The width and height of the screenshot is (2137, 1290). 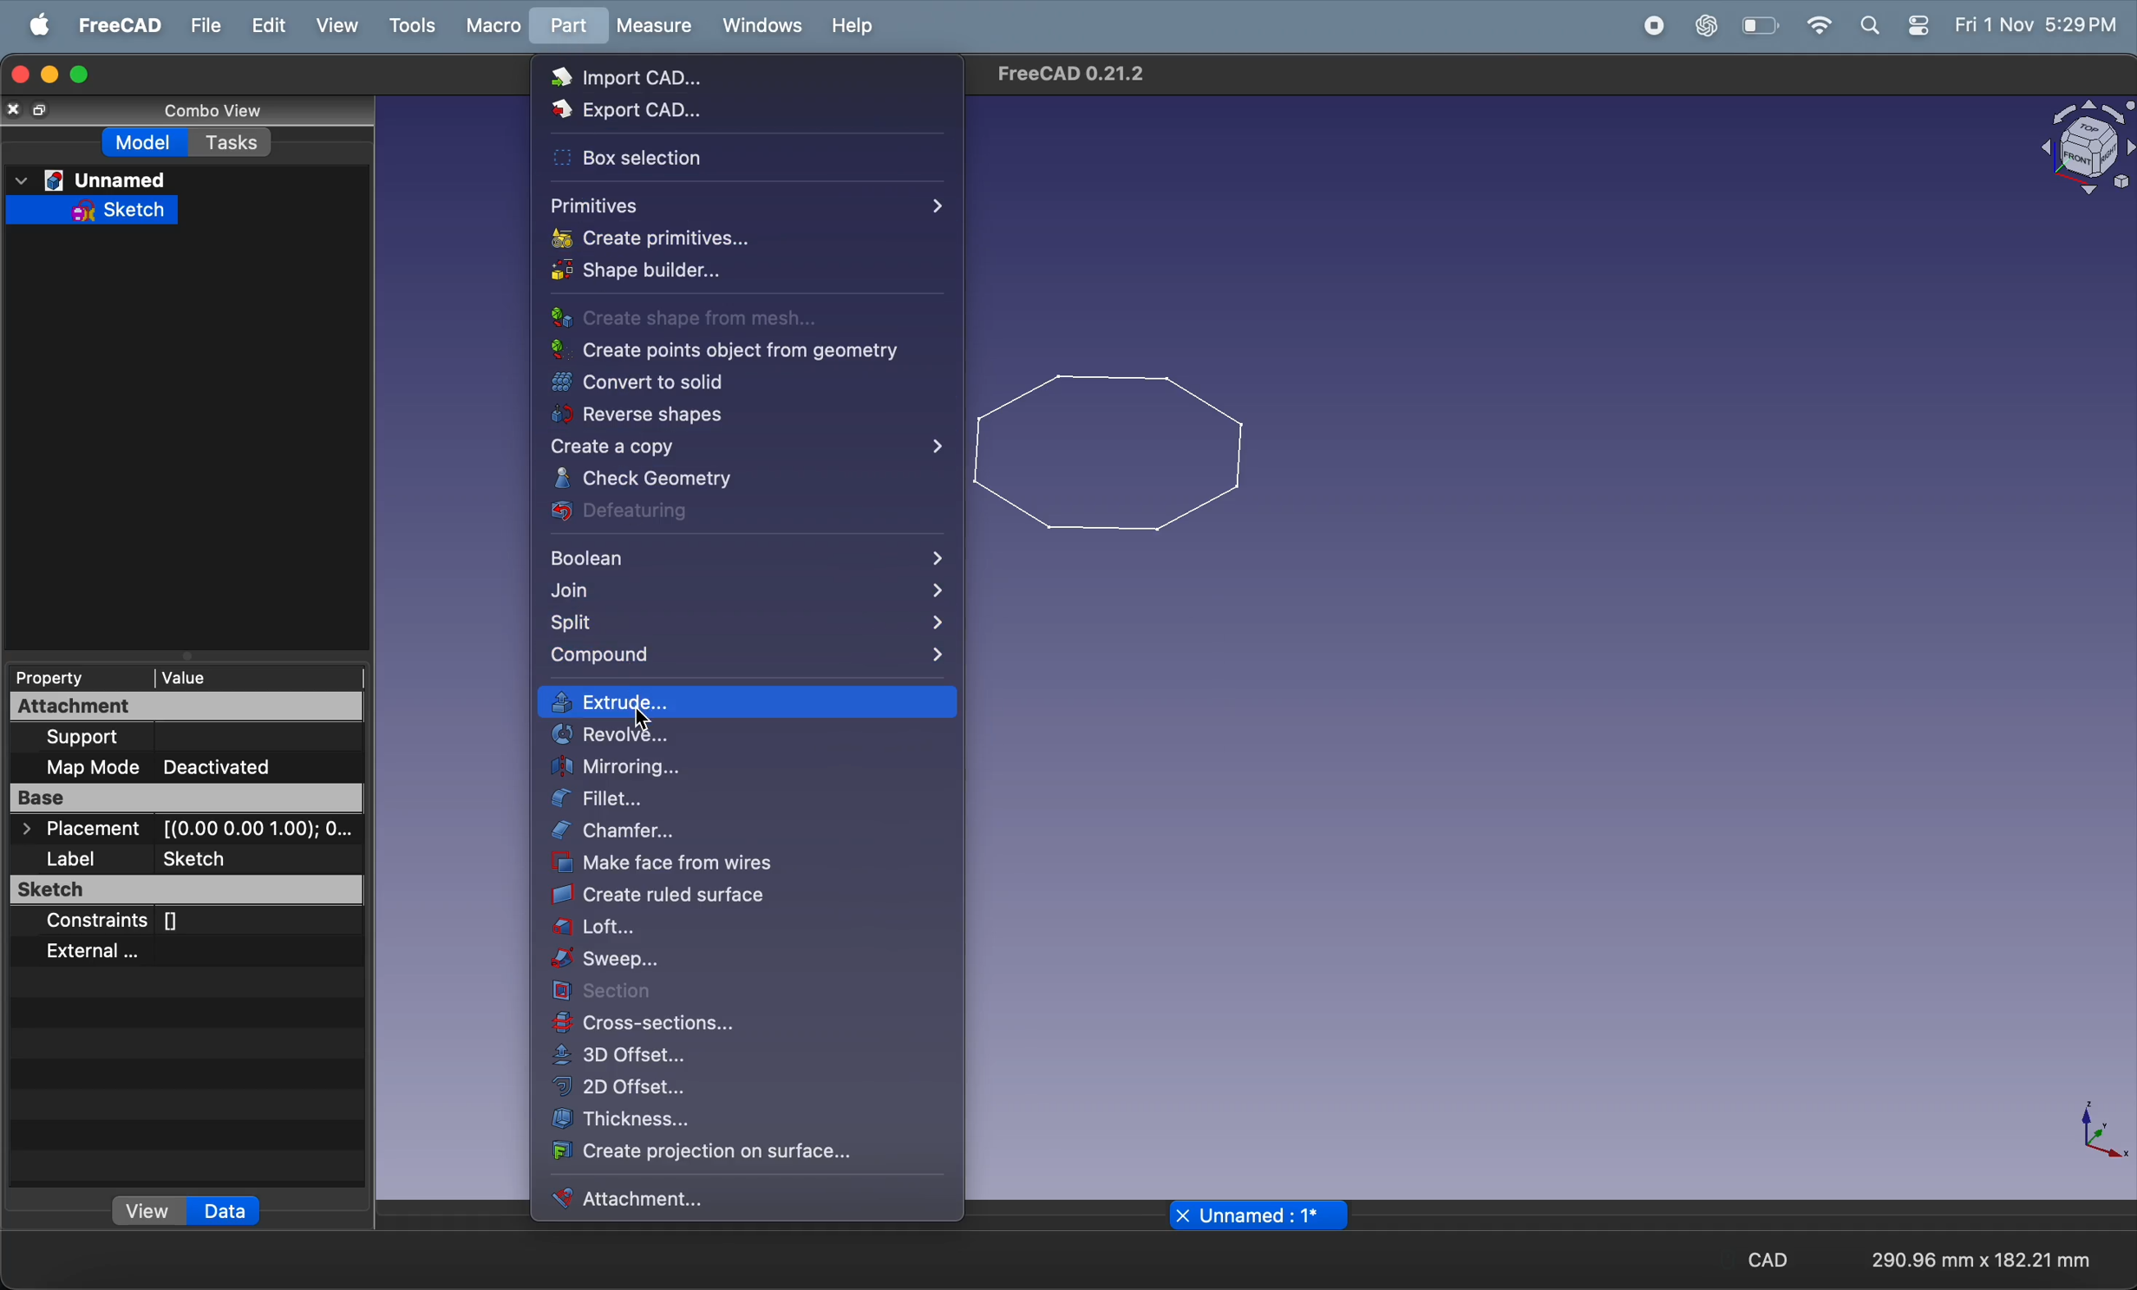 What do you see at coordinates (743, 270) in the screenshot?
I see `shape builder` at bounding box center [743, 270].